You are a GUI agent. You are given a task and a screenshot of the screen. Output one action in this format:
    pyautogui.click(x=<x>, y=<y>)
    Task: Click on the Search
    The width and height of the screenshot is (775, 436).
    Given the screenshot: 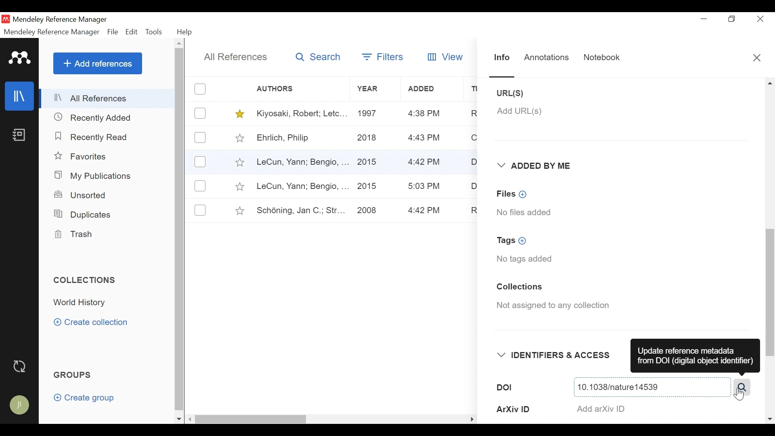 What is the action you would take?
    pyautogui.click(x=742, y=387)
    